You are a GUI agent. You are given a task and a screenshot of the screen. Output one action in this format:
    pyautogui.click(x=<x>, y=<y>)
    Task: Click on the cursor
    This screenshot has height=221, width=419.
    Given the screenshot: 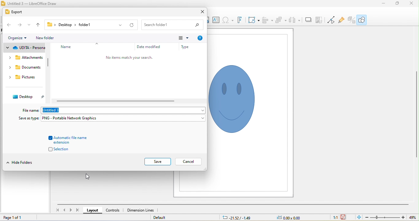 What is the action you would take?
    pyautogui.click(x=88, y=176)
    